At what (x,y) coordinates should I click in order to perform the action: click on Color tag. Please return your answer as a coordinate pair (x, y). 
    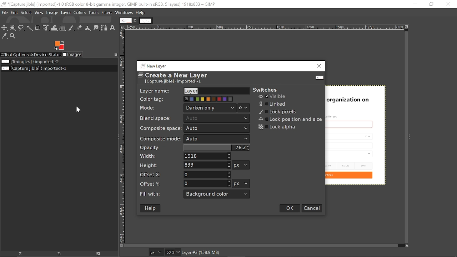
    Looking at the image, I should click on (209, 99).